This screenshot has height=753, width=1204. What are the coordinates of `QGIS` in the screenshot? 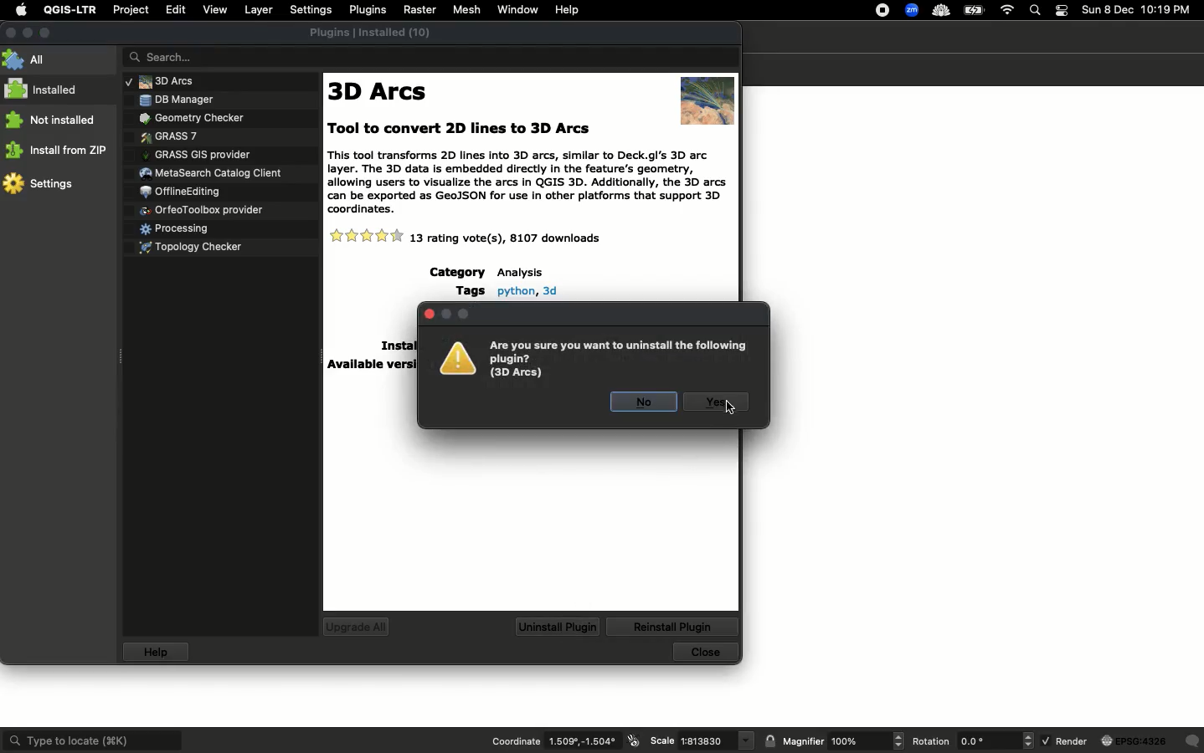 It's located at (70, 11).